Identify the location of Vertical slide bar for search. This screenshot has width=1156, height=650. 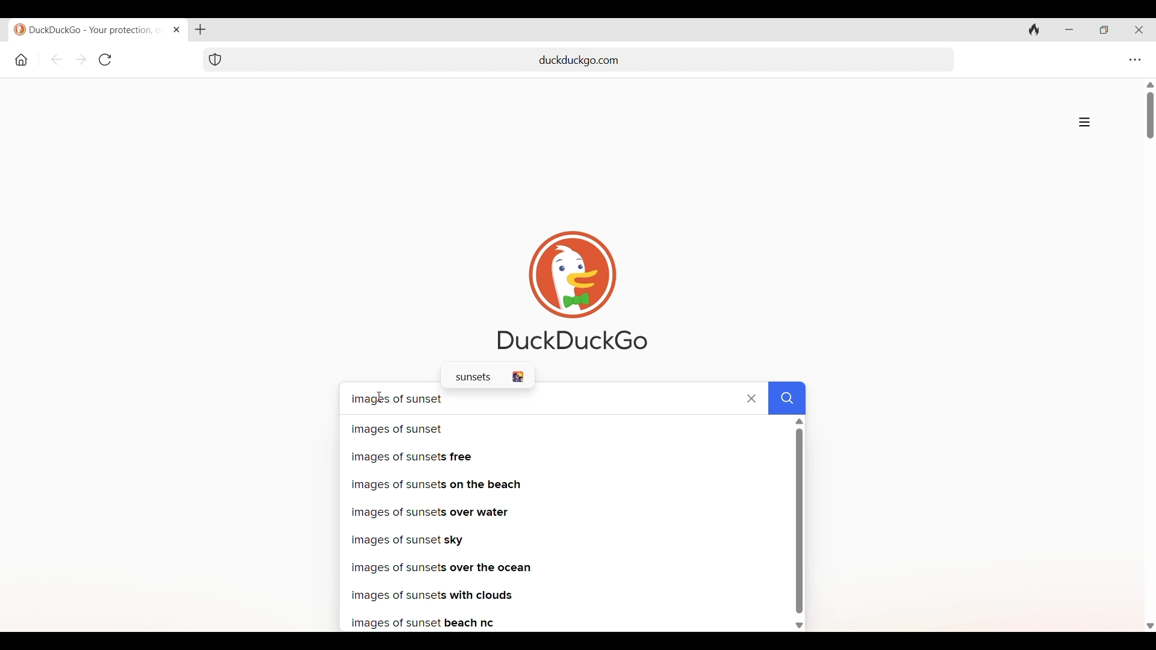
(799, 521).